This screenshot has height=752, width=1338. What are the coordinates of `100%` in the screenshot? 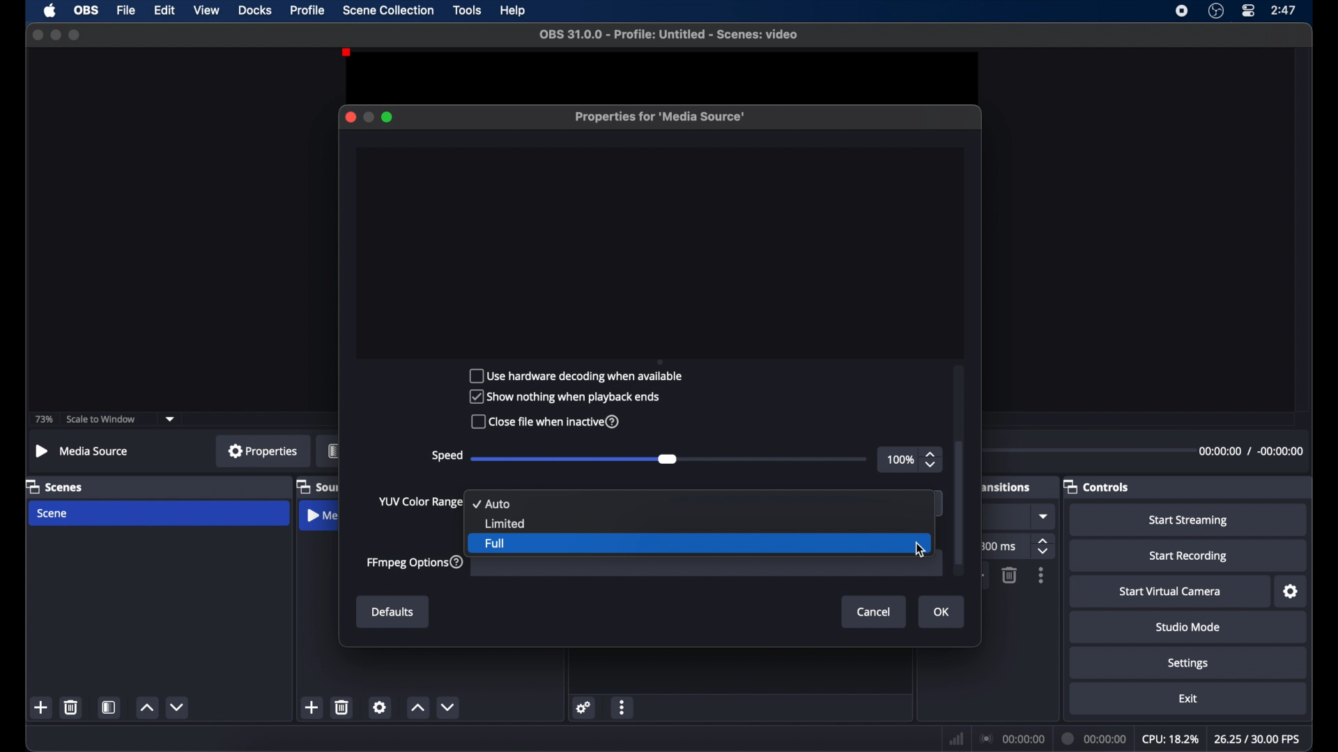 It's located at (900, 460).